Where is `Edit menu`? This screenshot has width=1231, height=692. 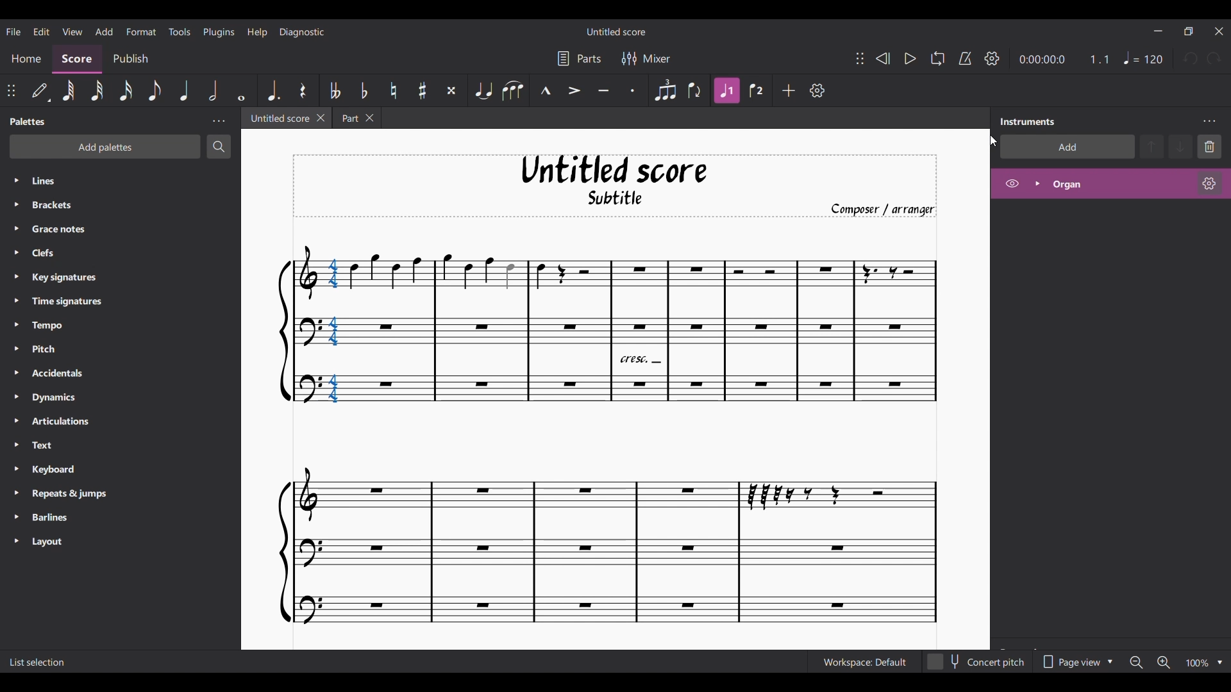 Edit menu is located at coordinates (41, 31).